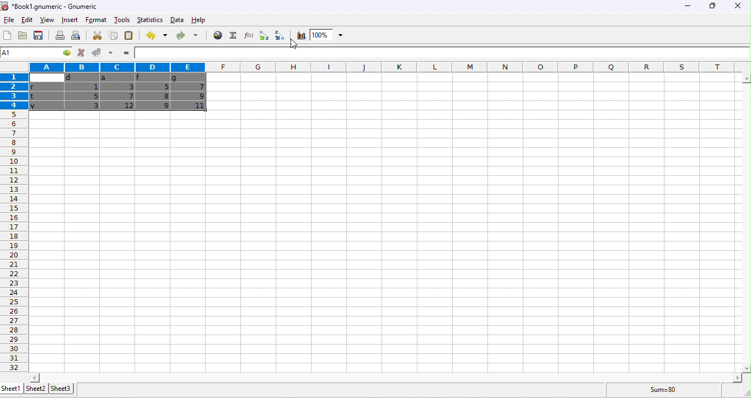 This screenshot has width=751, height=398. Describe the element at coordinates (51, 6) in the screenshot. I see `Book1.gnumeric - Gnumeric` at that location.